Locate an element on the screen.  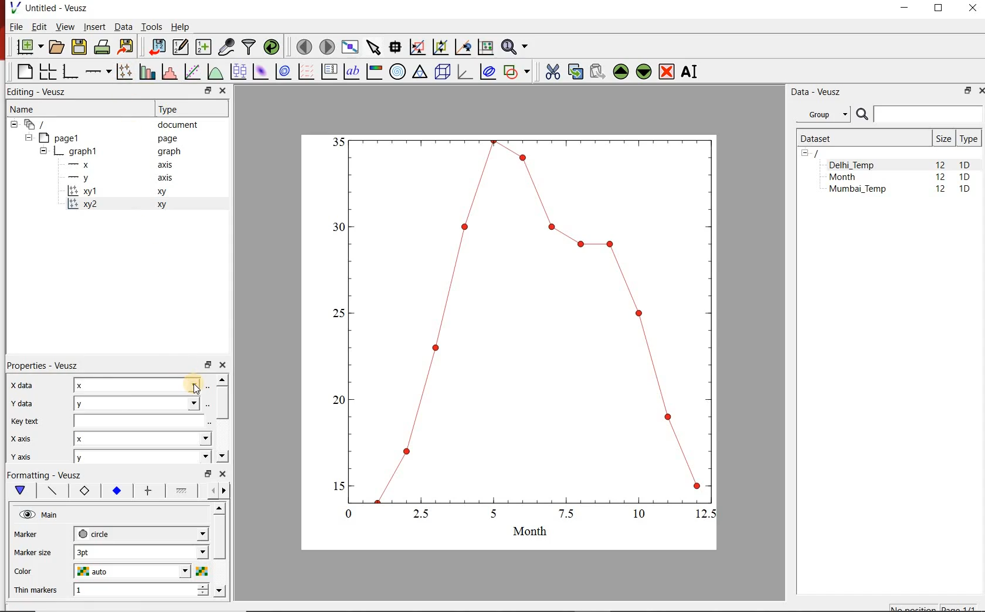
restore is located at coordinates (207, 364).